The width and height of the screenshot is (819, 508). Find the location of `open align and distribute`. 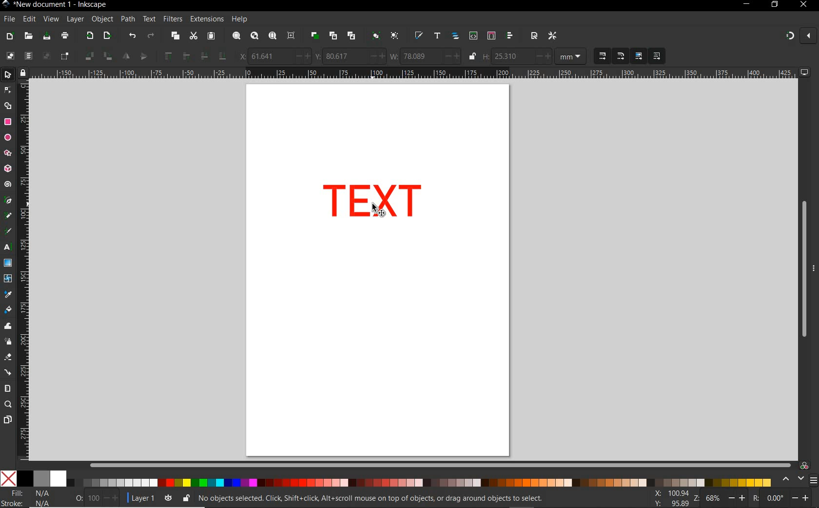

open align and distribute is located at coordinates (510, 36).